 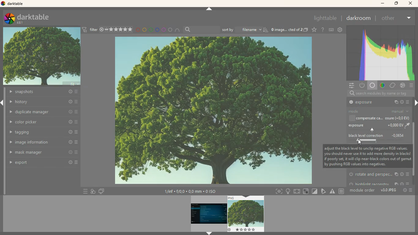 What do you see at coordinates (379, 118) in the screenshot?
I see `compensate` at bounding box center [379, 118].